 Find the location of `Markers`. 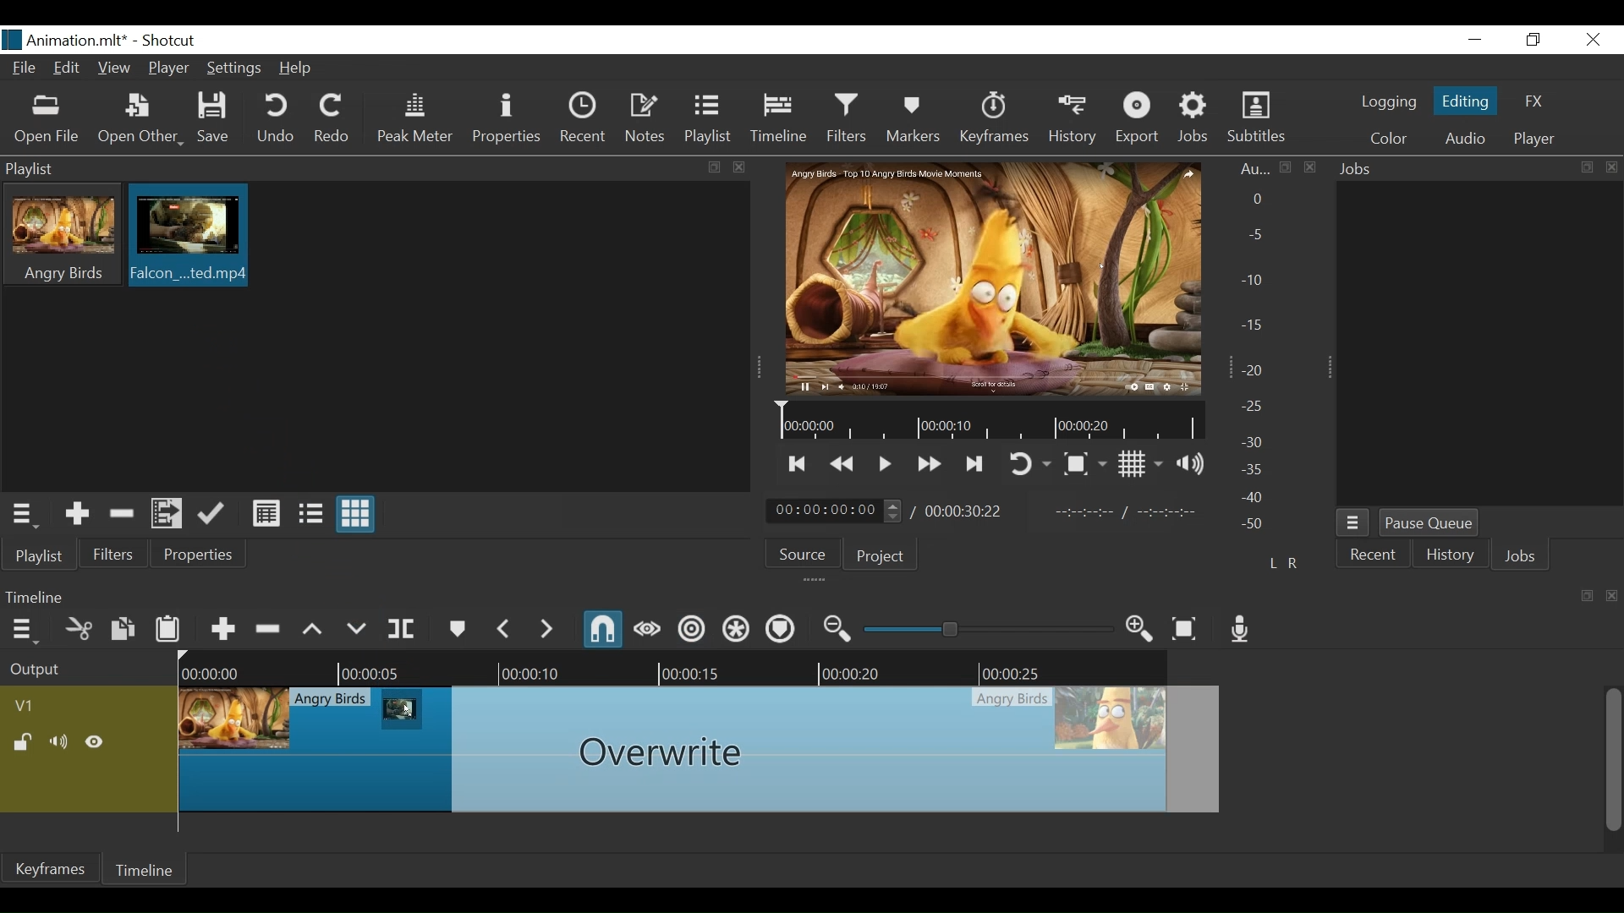

Markers is located at coordinates (914, 119).